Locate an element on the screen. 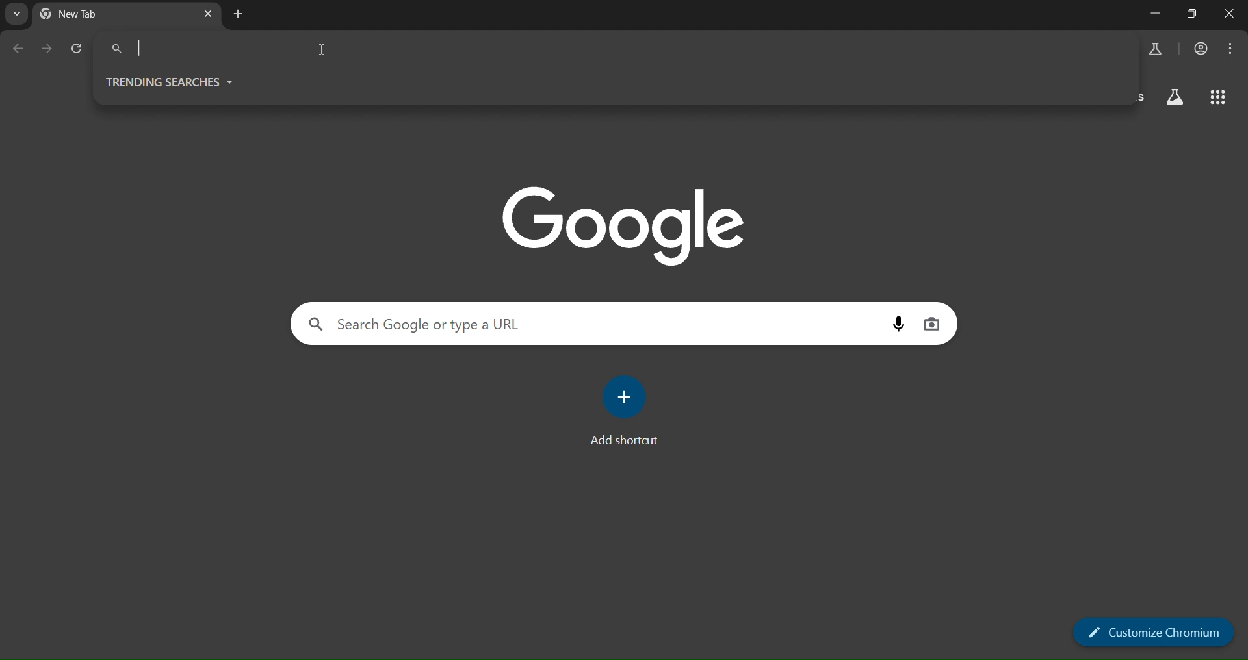  minimize is located at coordinates (1149, 14).